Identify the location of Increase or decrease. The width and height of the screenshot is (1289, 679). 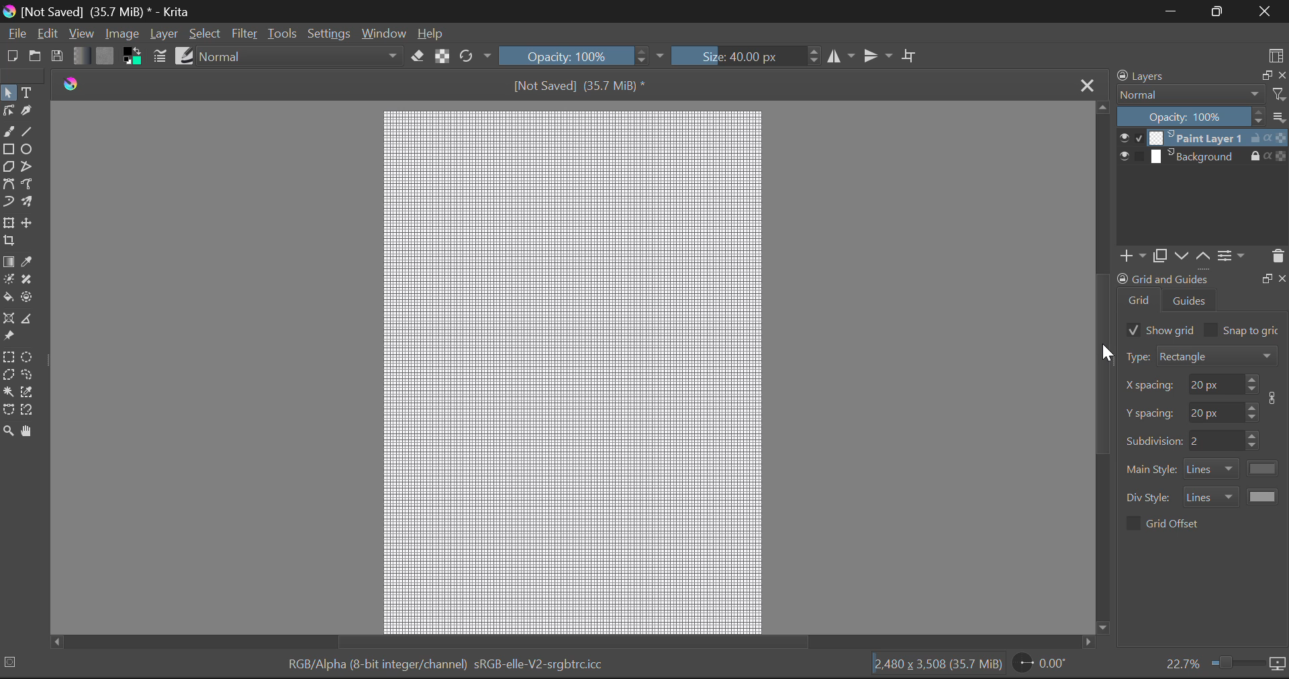
(1253, 411).